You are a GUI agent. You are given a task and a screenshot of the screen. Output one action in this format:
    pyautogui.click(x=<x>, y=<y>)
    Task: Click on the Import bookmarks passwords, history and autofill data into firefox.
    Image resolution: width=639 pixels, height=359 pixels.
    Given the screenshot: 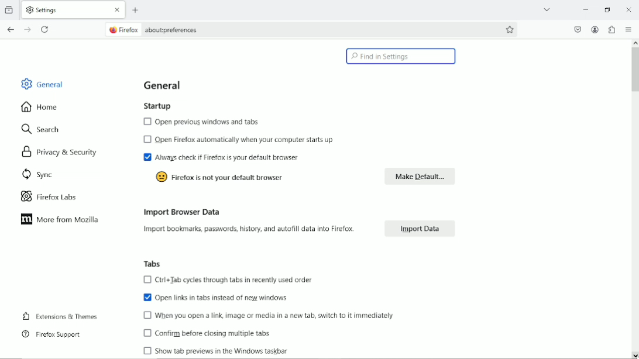 What is the action you would take?
    pyautogui.click(x=251, y=230)
    